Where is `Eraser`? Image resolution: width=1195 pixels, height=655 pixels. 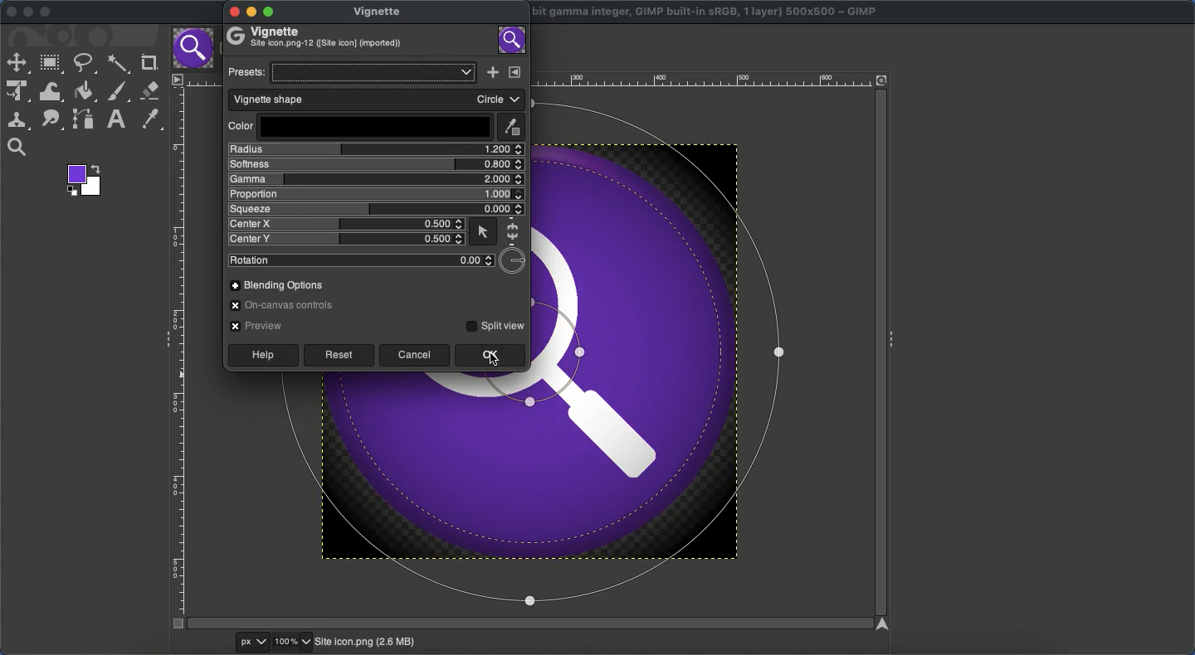
Eraser is located at coordinates (150, 91).